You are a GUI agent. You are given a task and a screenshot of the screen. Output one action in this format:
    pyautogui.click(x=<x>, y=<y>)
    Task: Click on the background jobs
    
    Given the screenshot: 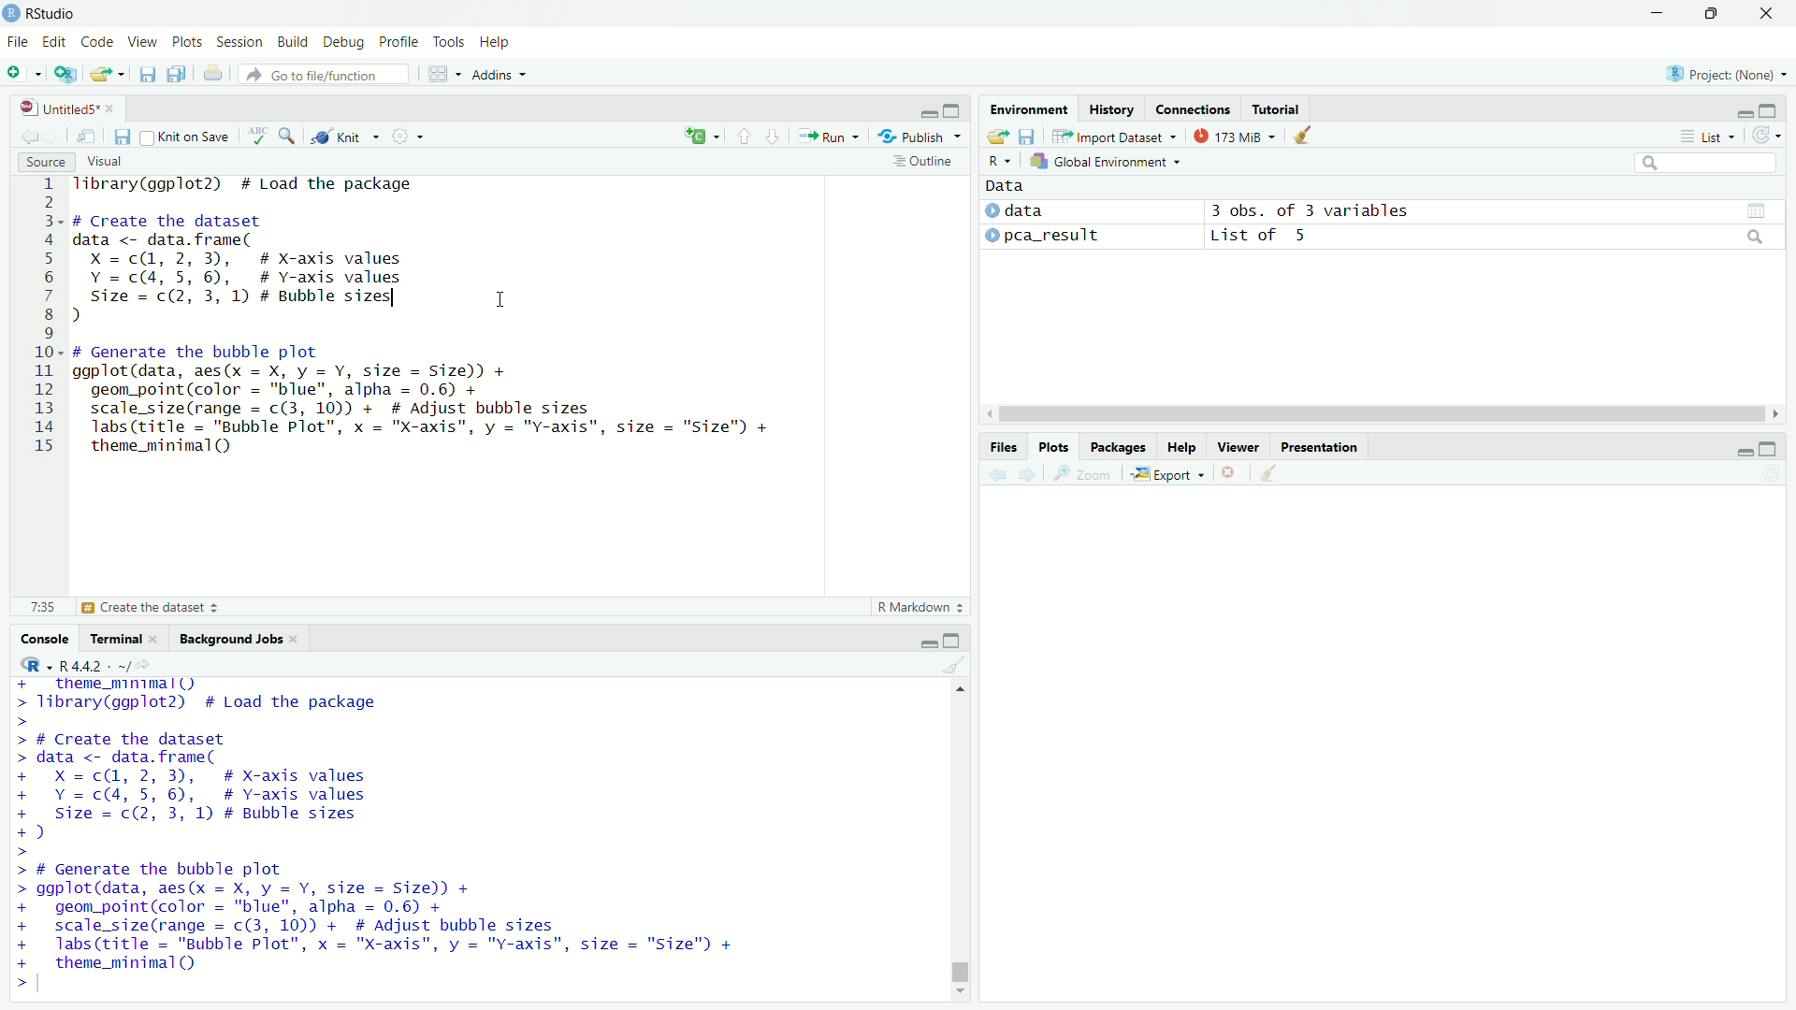 What is the action you would take?
    pyautogui.click(x=239, y=637)
    